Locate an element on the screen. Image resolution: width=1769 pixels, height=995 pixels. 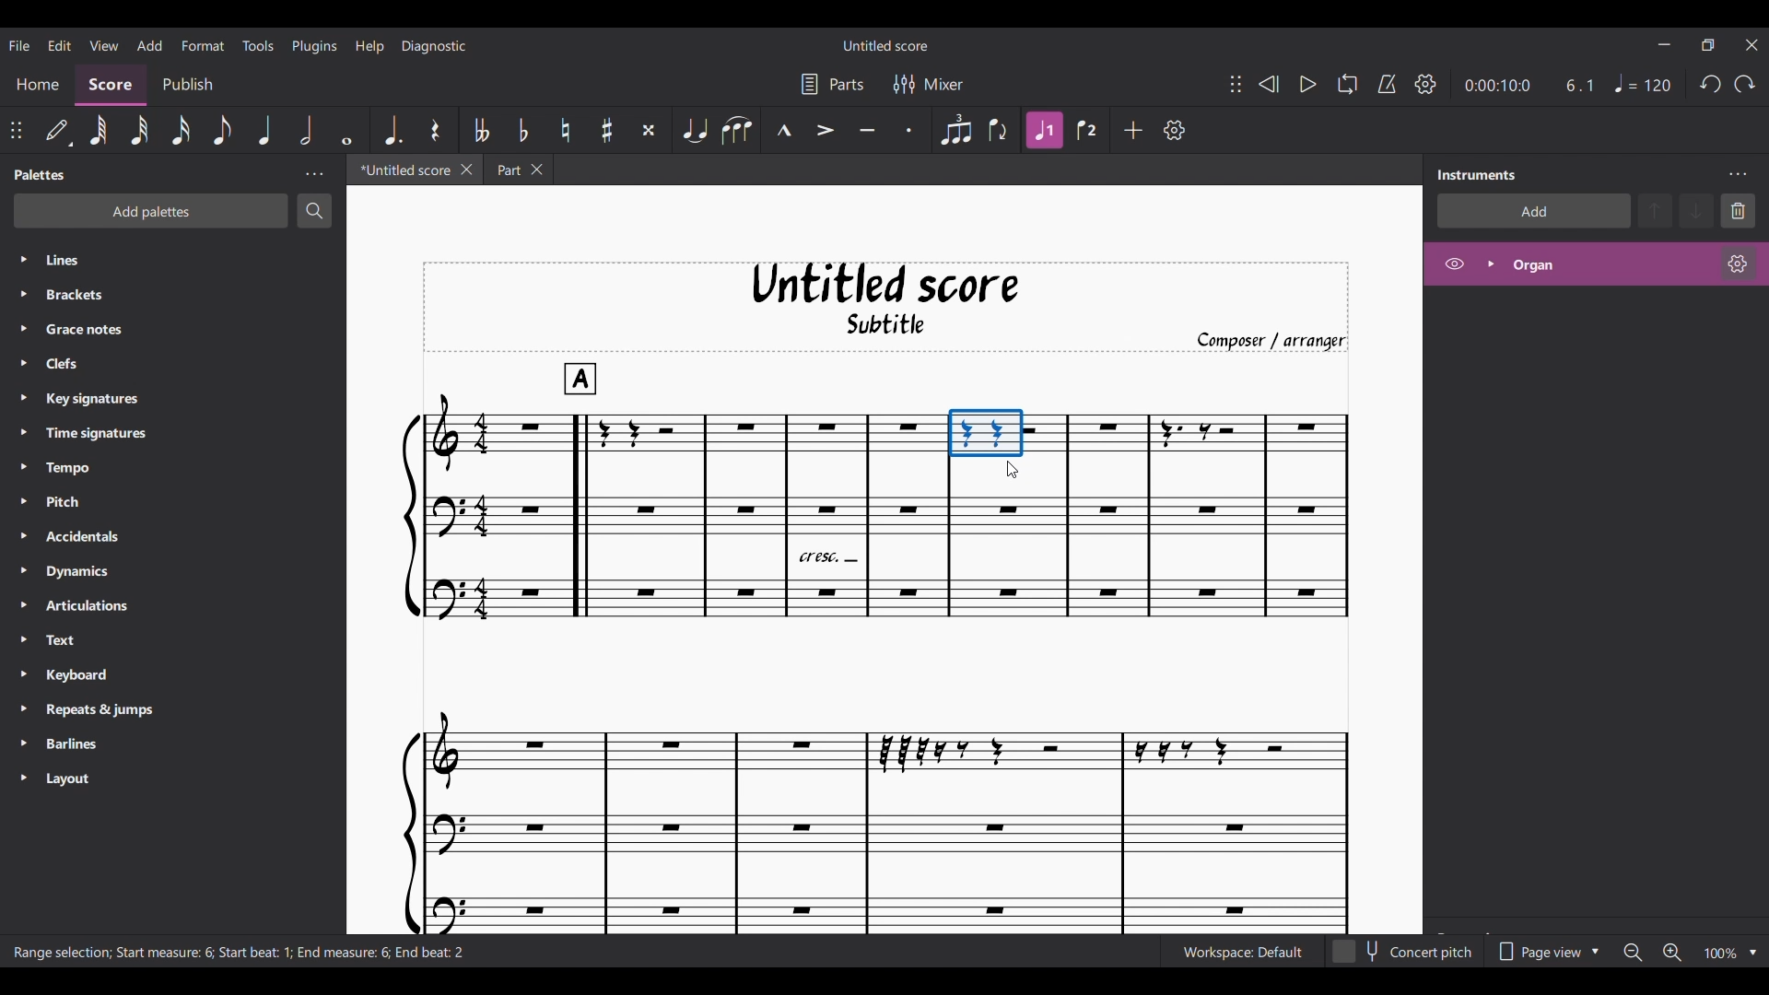
Expand Organ is located at coordinates (1489, 264).